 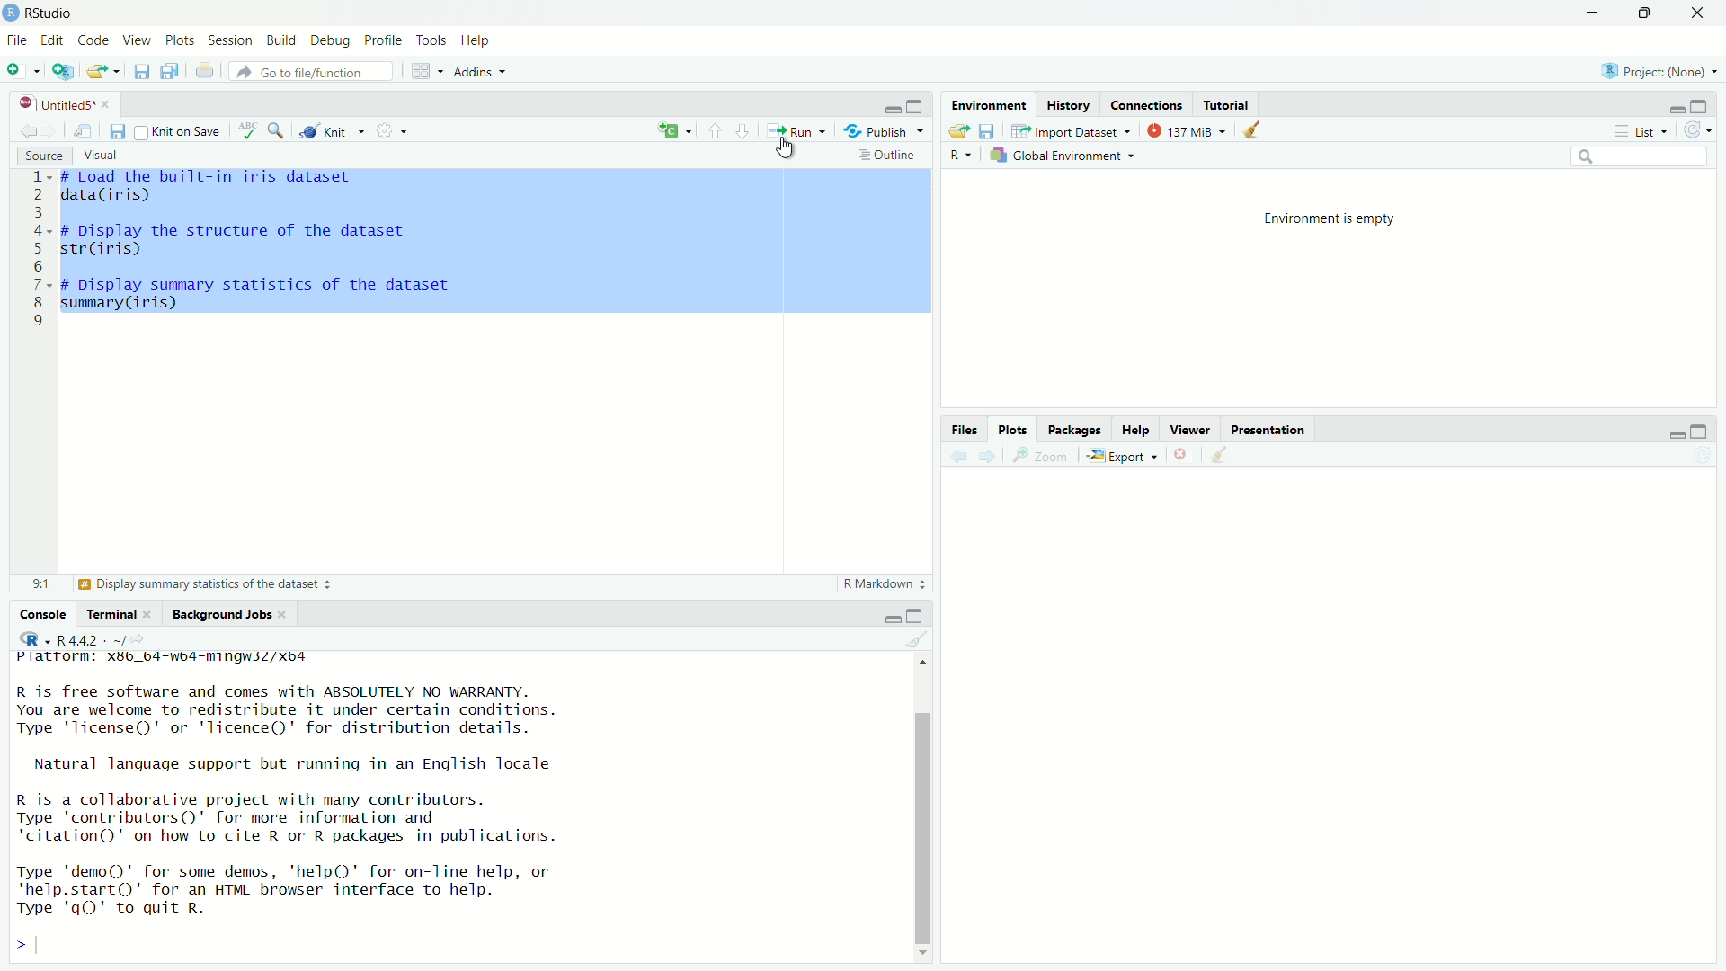 What do you see at coordinates (1673, 107) in the screenshot?
I see `Hide` at bounding box center [1673, 107].